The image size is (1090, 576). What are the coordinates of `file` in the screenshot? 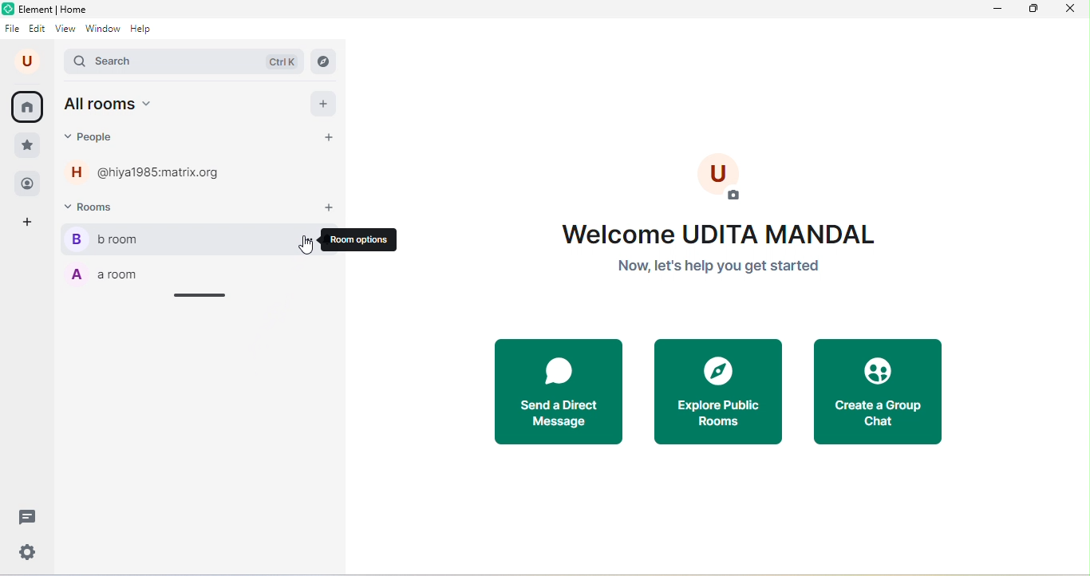 It's located at (11, 29).